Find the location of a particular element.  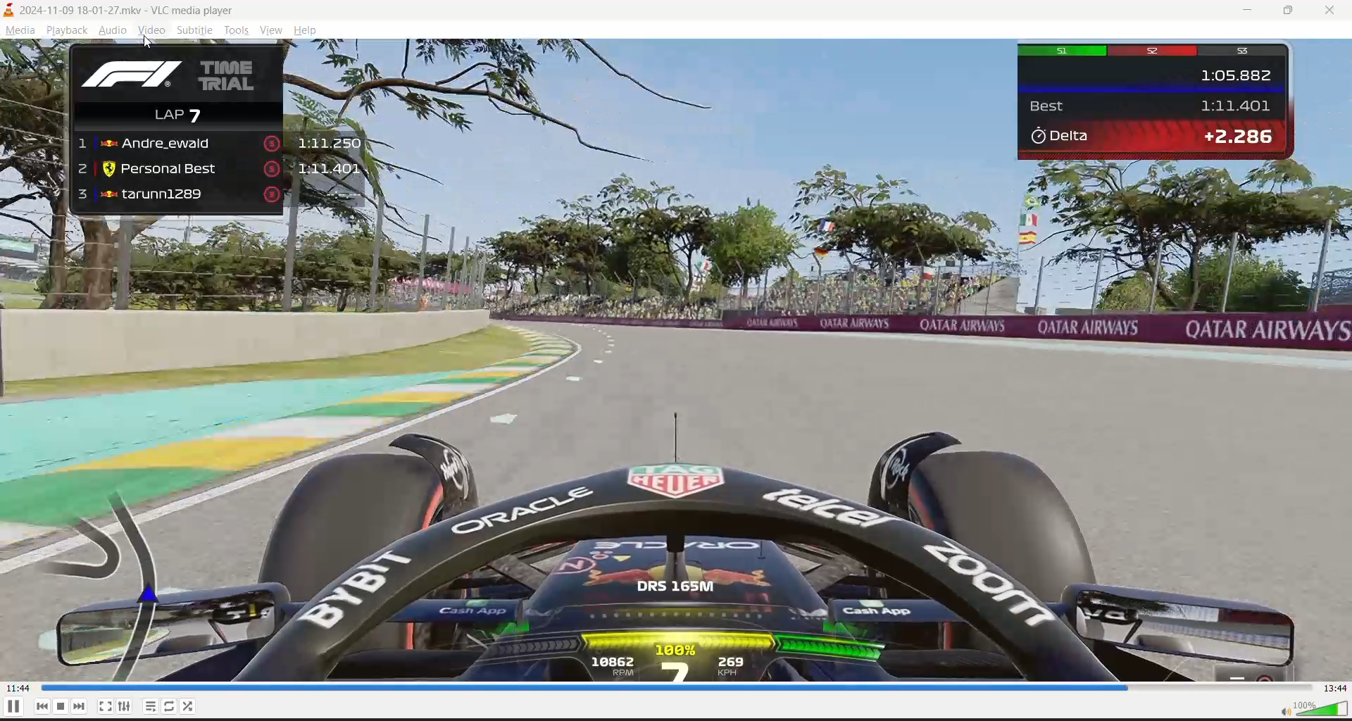

vibe is located at coordinates (270, 30).